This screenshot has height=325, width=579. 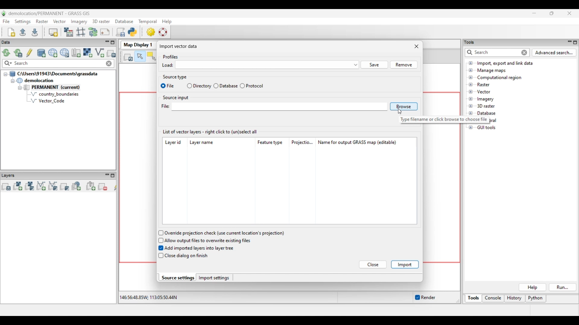 What do you see at coordinates (575, 42) in the screenshot?
I see `Maximize Tools panel` at bounding box center [575, 42].